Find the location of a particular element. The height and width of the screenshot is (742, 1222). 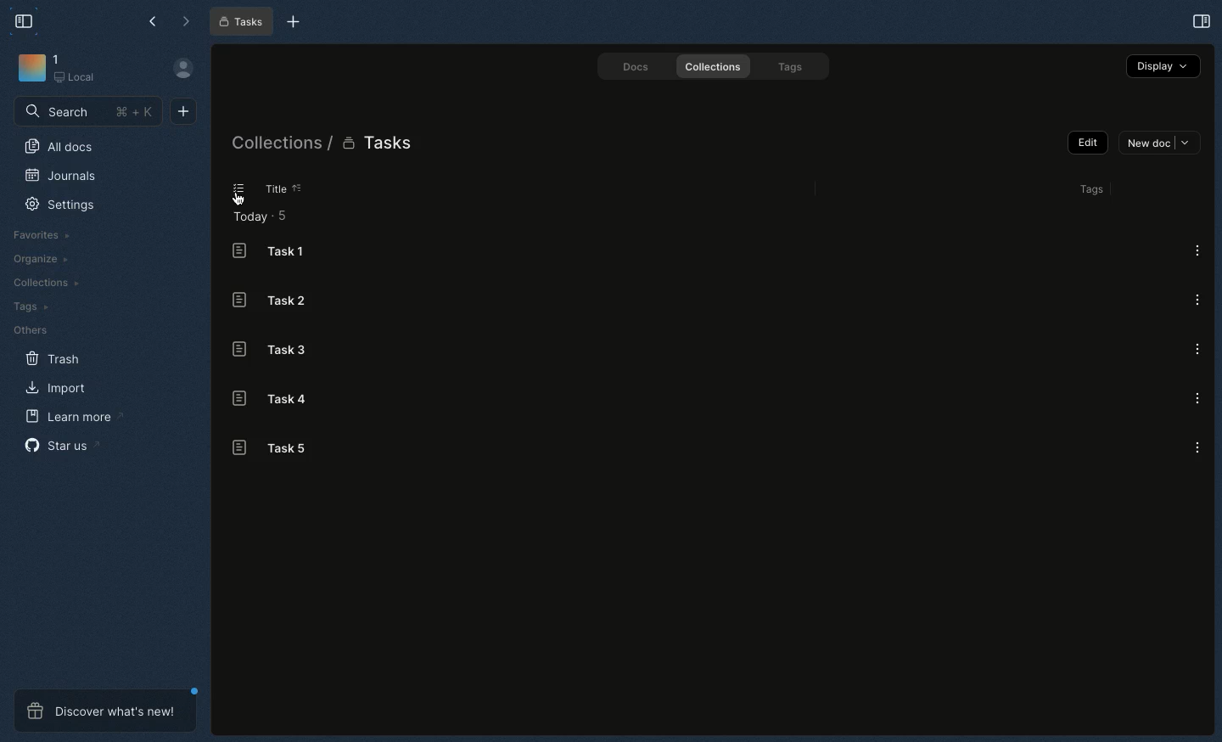

Journals is located at coordinates (61, 176).